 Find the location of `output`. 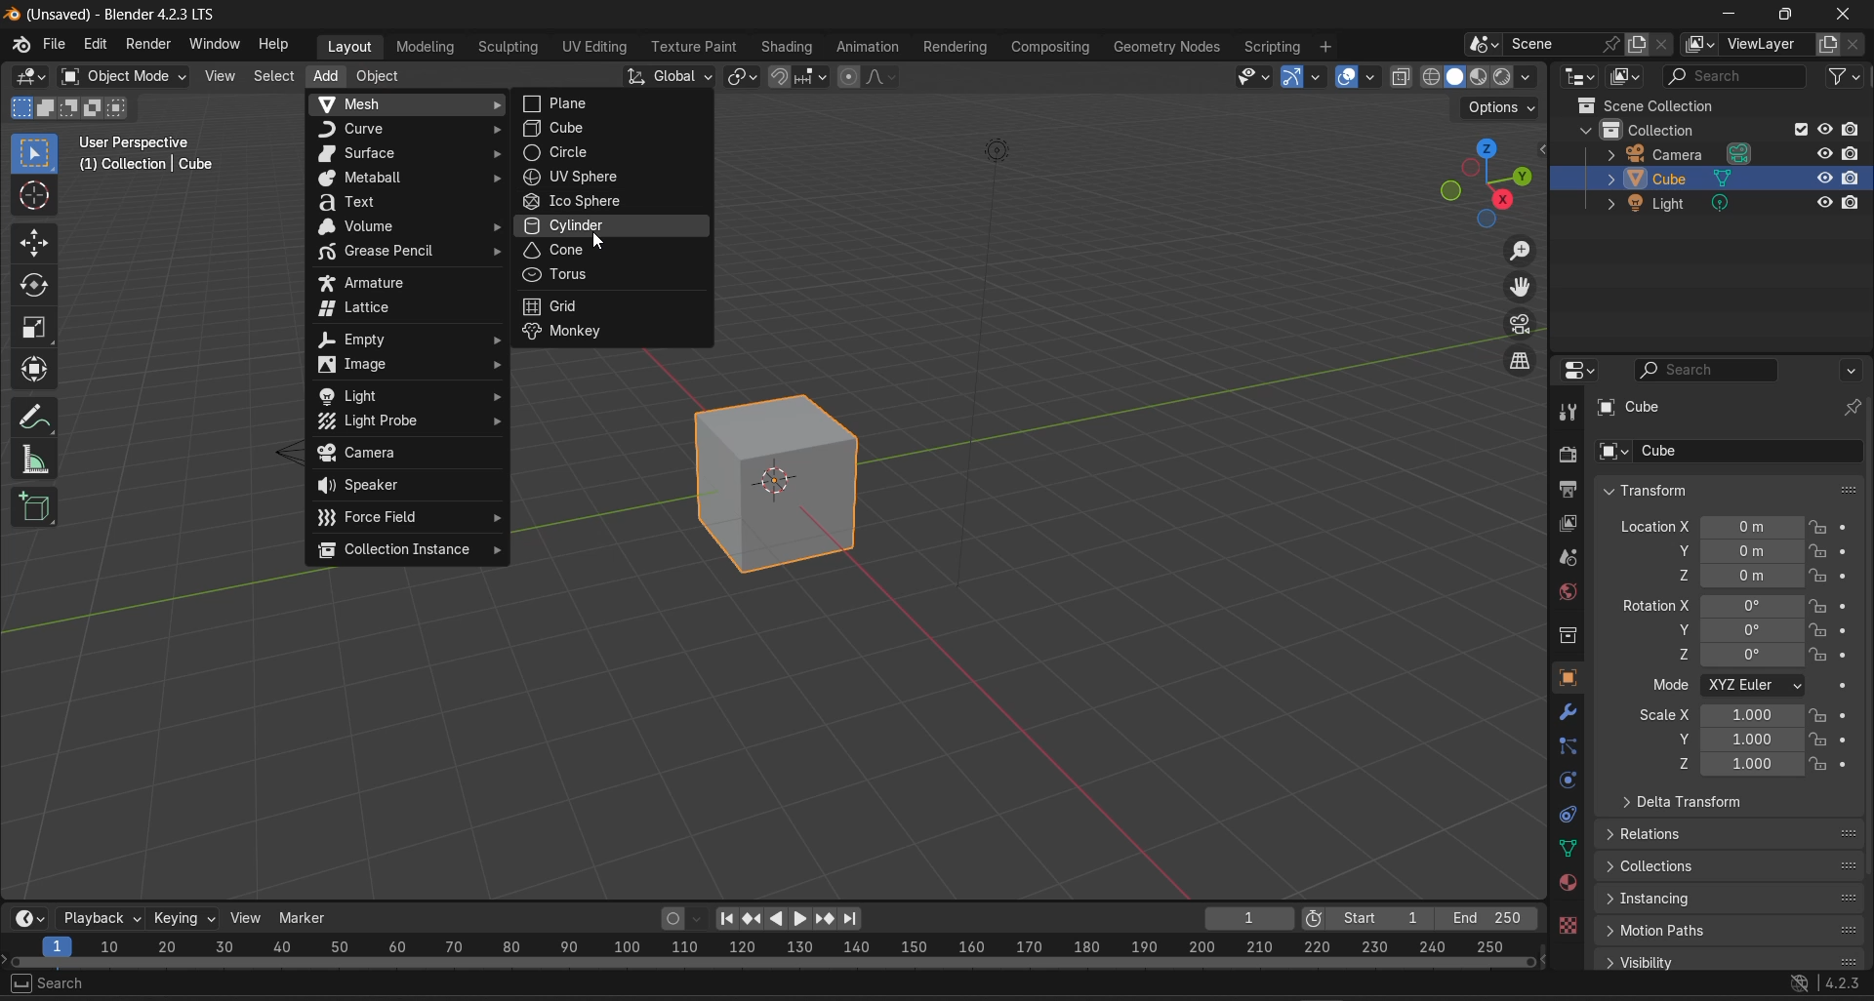

output is located at coordinates (1568, 490).